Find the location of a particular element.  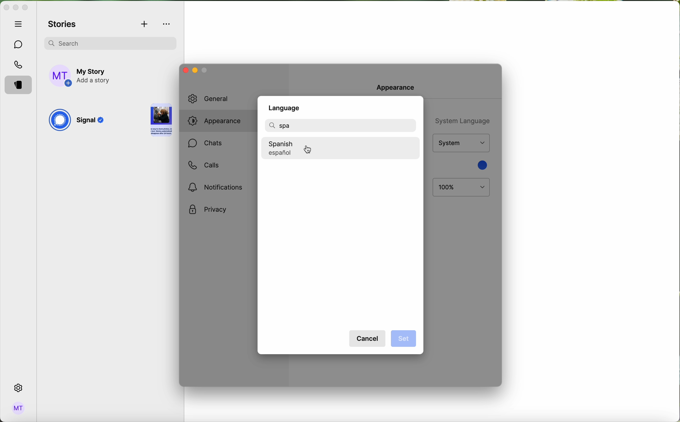

Language is located at coordinates (285, 106).